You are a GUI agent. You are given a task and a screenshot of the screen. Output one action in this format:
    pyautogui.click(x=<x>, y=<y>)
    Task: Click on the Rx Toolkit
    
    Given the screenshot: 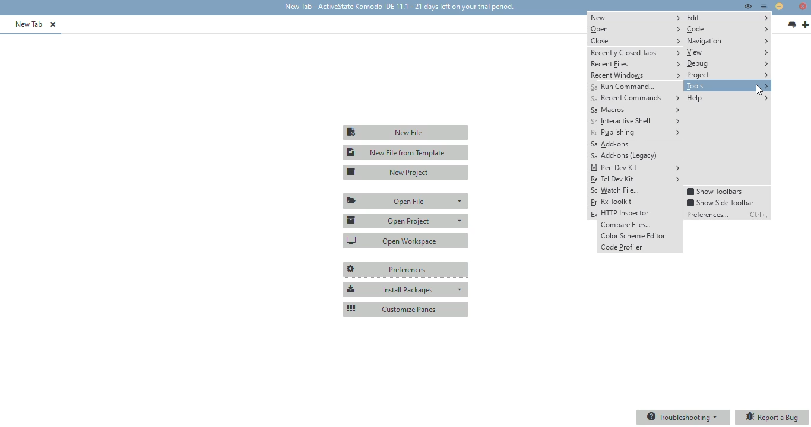 What is the action you would take?
    pyautogui.click(x=640, y=202)
    